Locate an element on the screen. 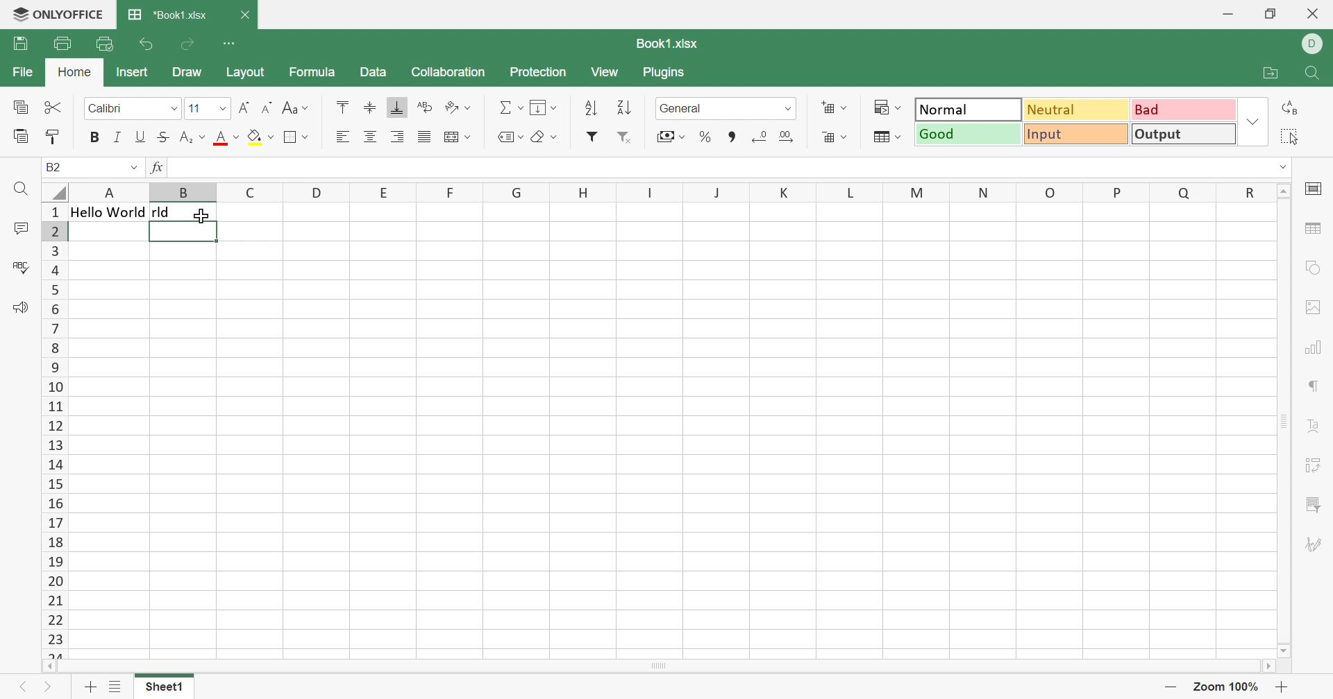 The image size is (1333, 699). Neutral is located at coordinates (1075, 111).